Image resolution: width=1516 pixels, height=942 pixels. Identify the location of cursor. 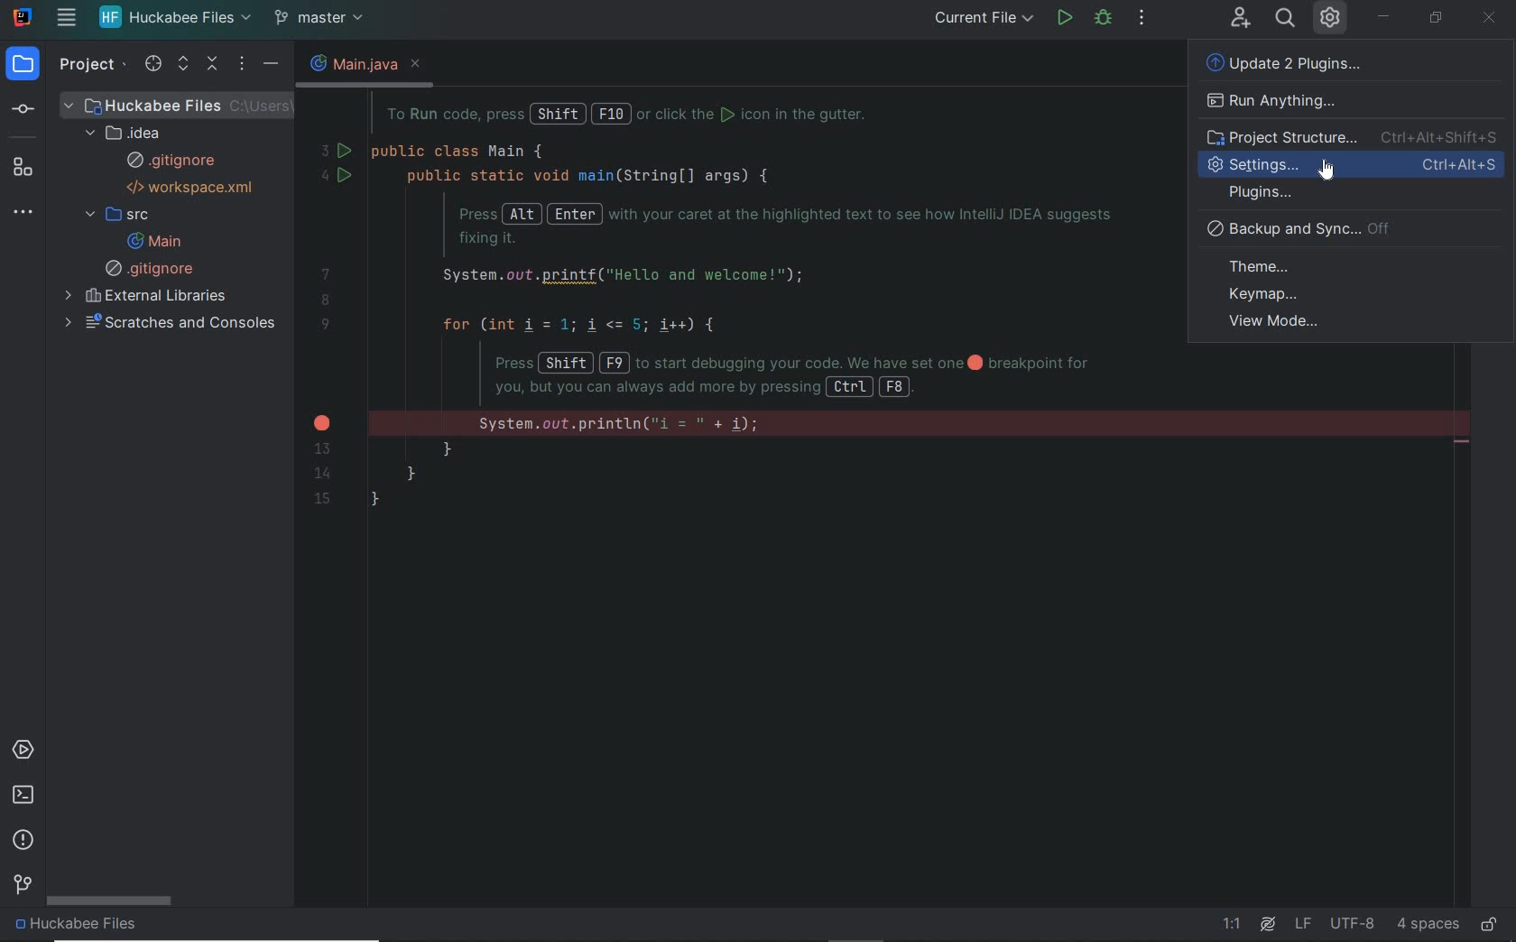
(1330, 168).